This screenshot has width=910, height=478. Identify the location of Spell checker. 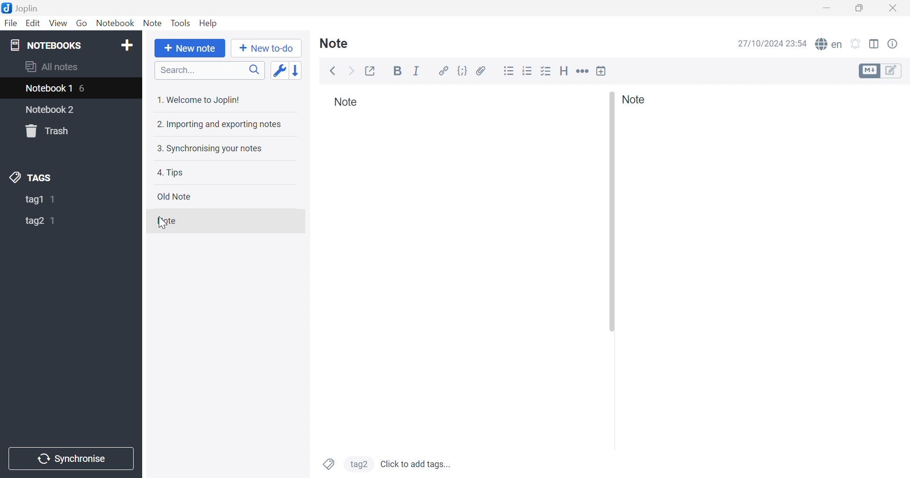
(829, 43).